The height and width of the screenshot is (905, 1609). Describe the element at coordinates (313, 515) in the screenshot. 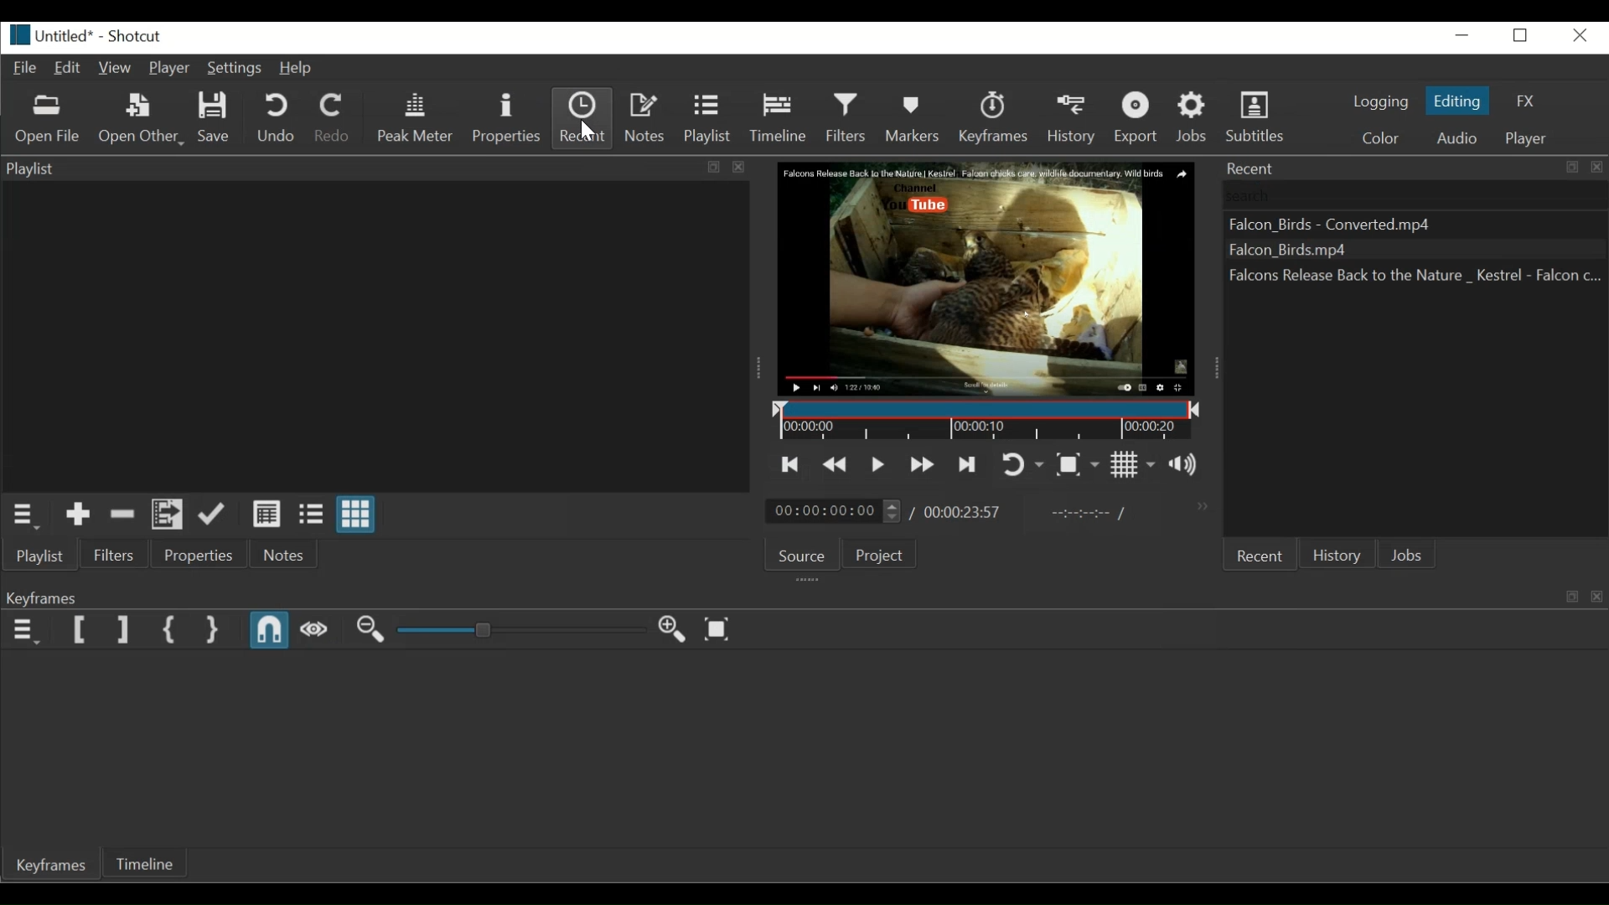

I see `View as file` at that location.